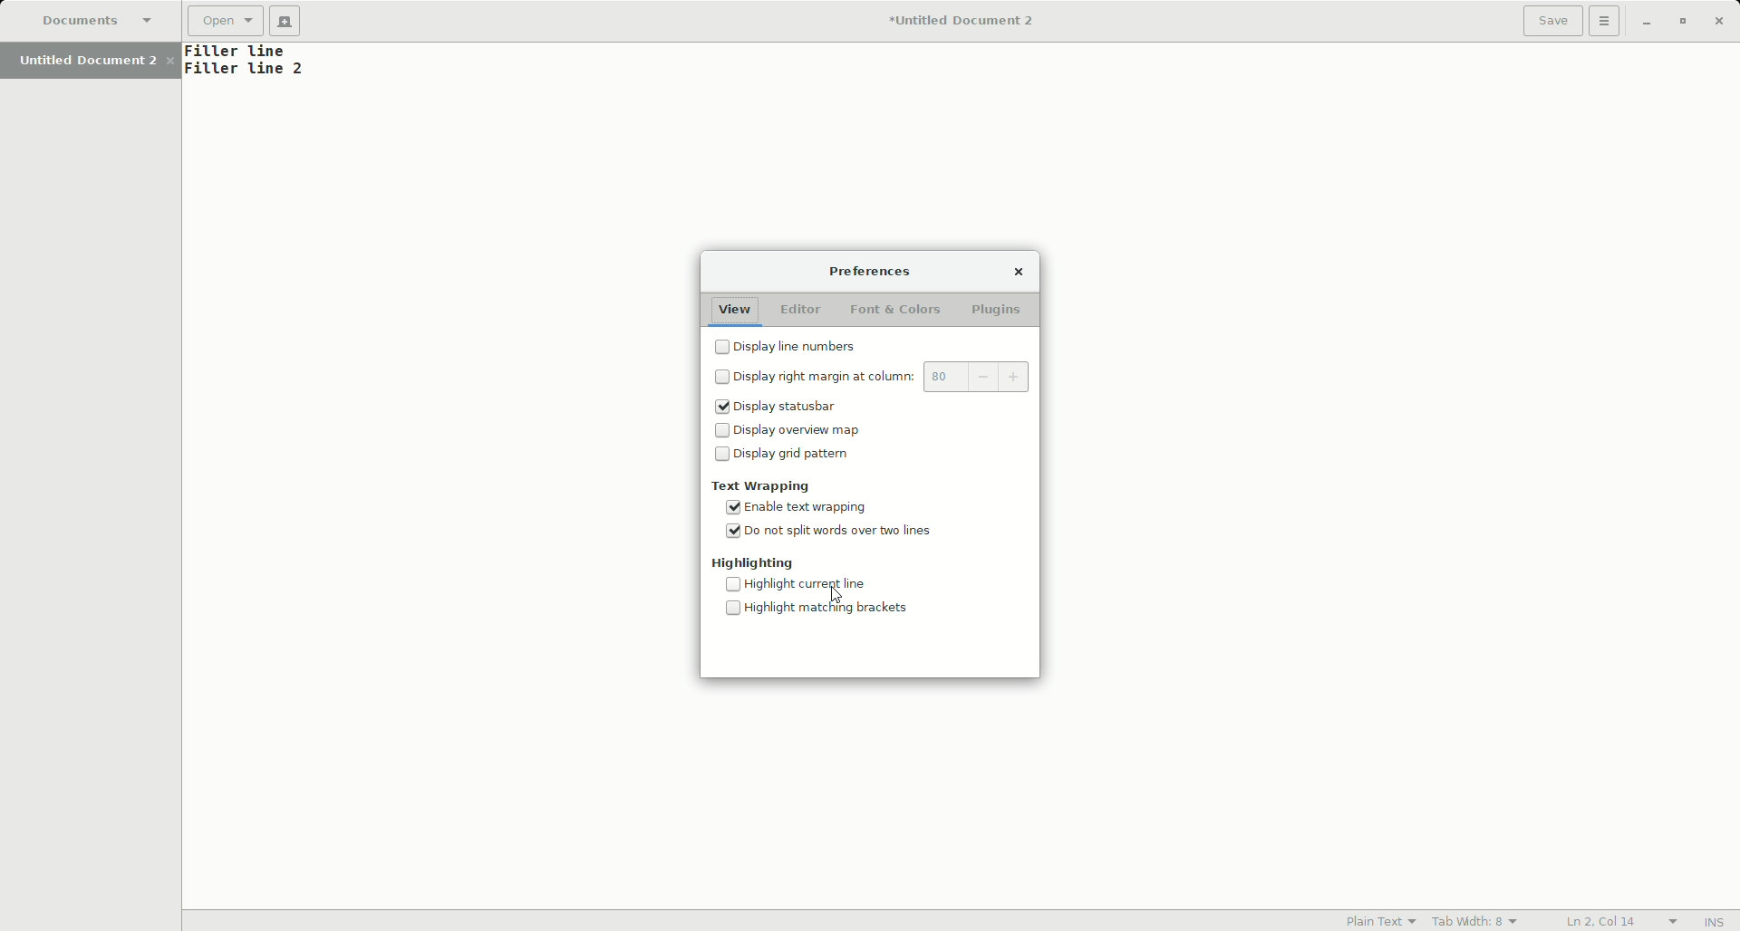  I want to click on Close, so click(1018, 271).